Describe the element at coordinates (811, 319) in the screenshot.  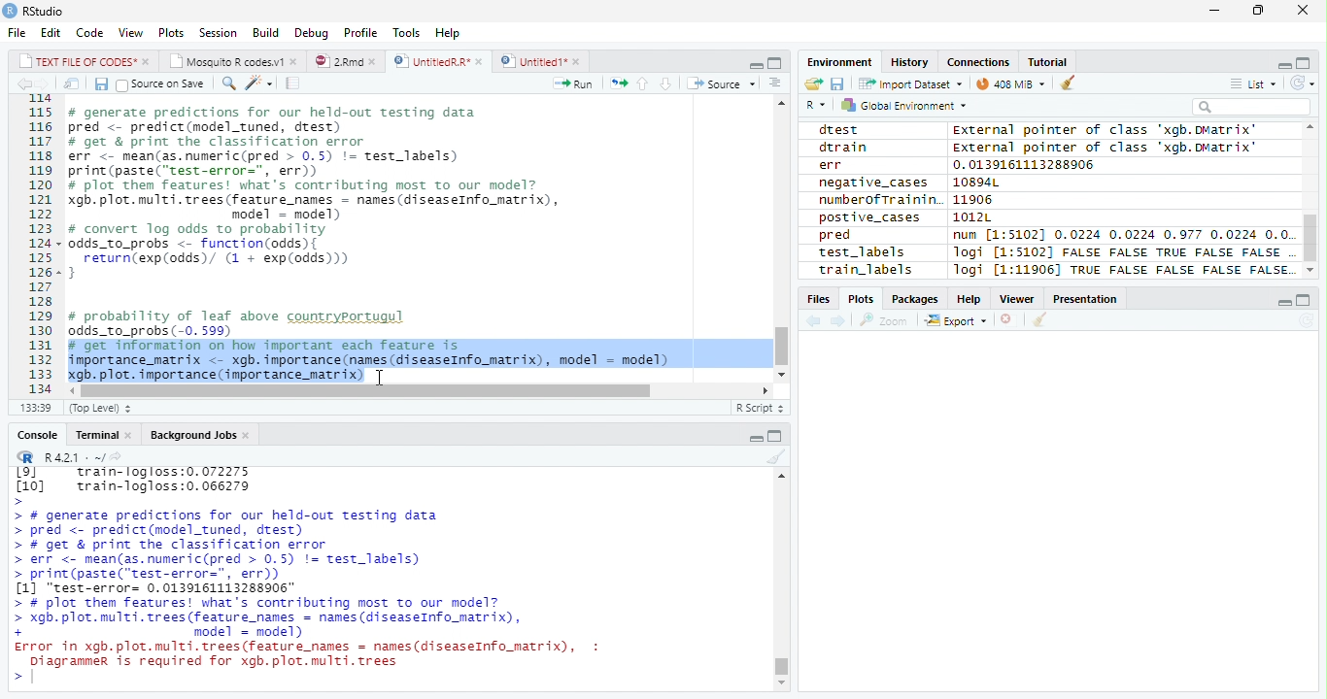
I see `Previous` at that location.